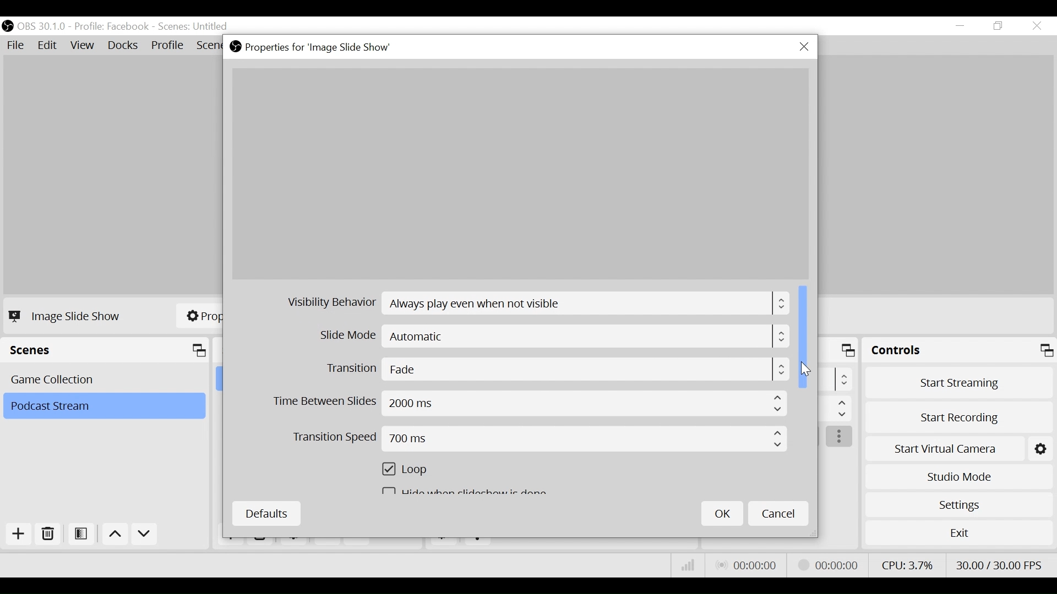 This screenshot has height=594, width=1057. I want to click on Start Virtual Camera, so click(959, 447).